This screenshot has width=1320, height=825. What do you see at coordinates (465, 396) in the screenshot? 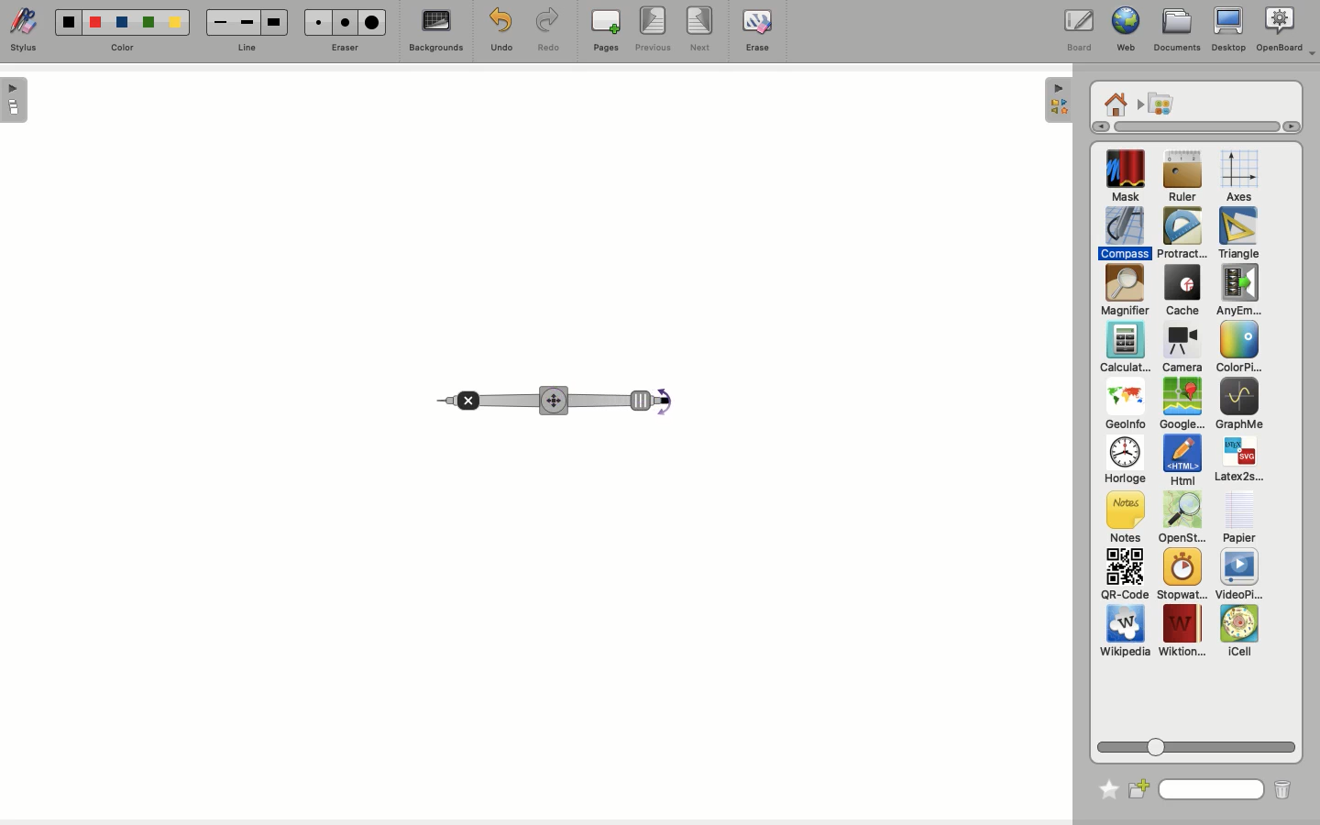
I see `Close` at bounding box center [465, 396].